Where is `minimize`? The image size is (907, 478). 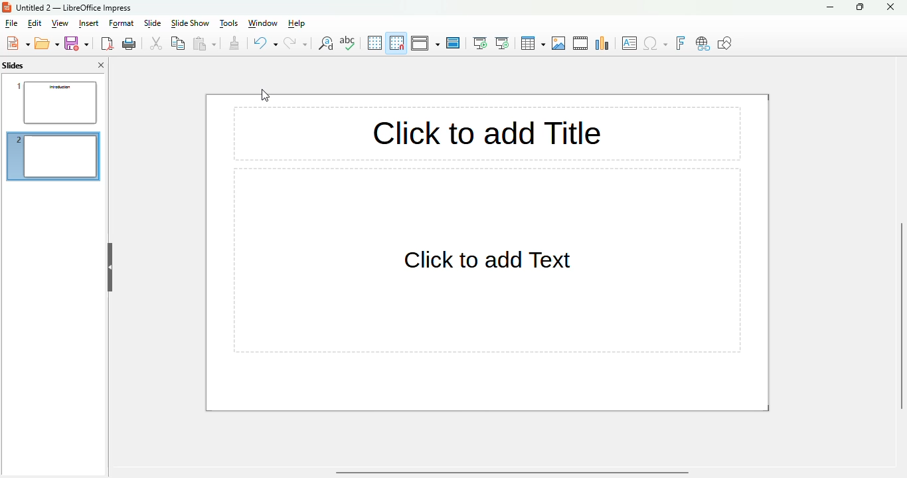 minimize is located at coordinates (831, 7).